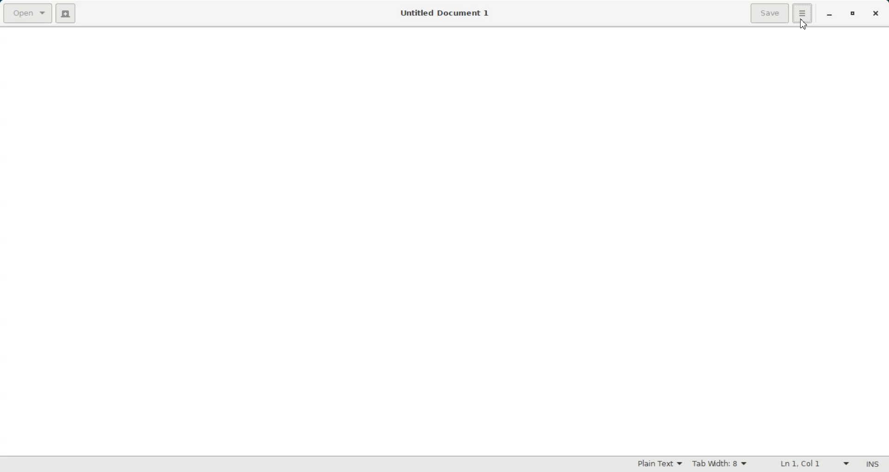 Image resolution: width=889 pixels, height=472 pixels. I want to click on Minimize, so click(830, 14).